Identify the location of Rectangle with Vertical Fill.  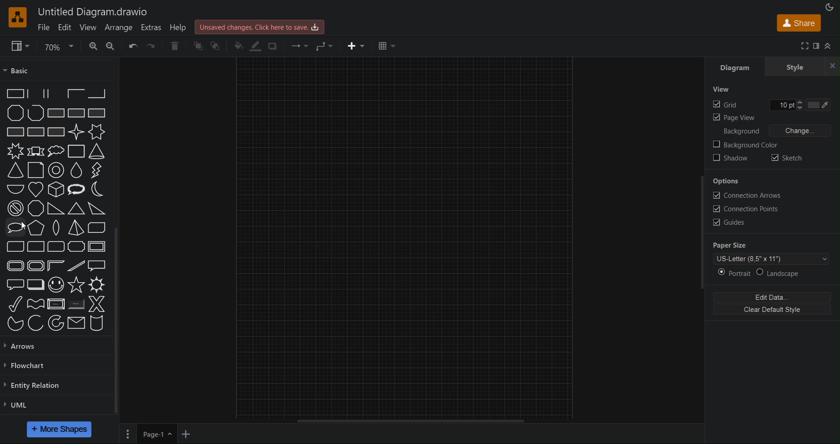
(97, 113).